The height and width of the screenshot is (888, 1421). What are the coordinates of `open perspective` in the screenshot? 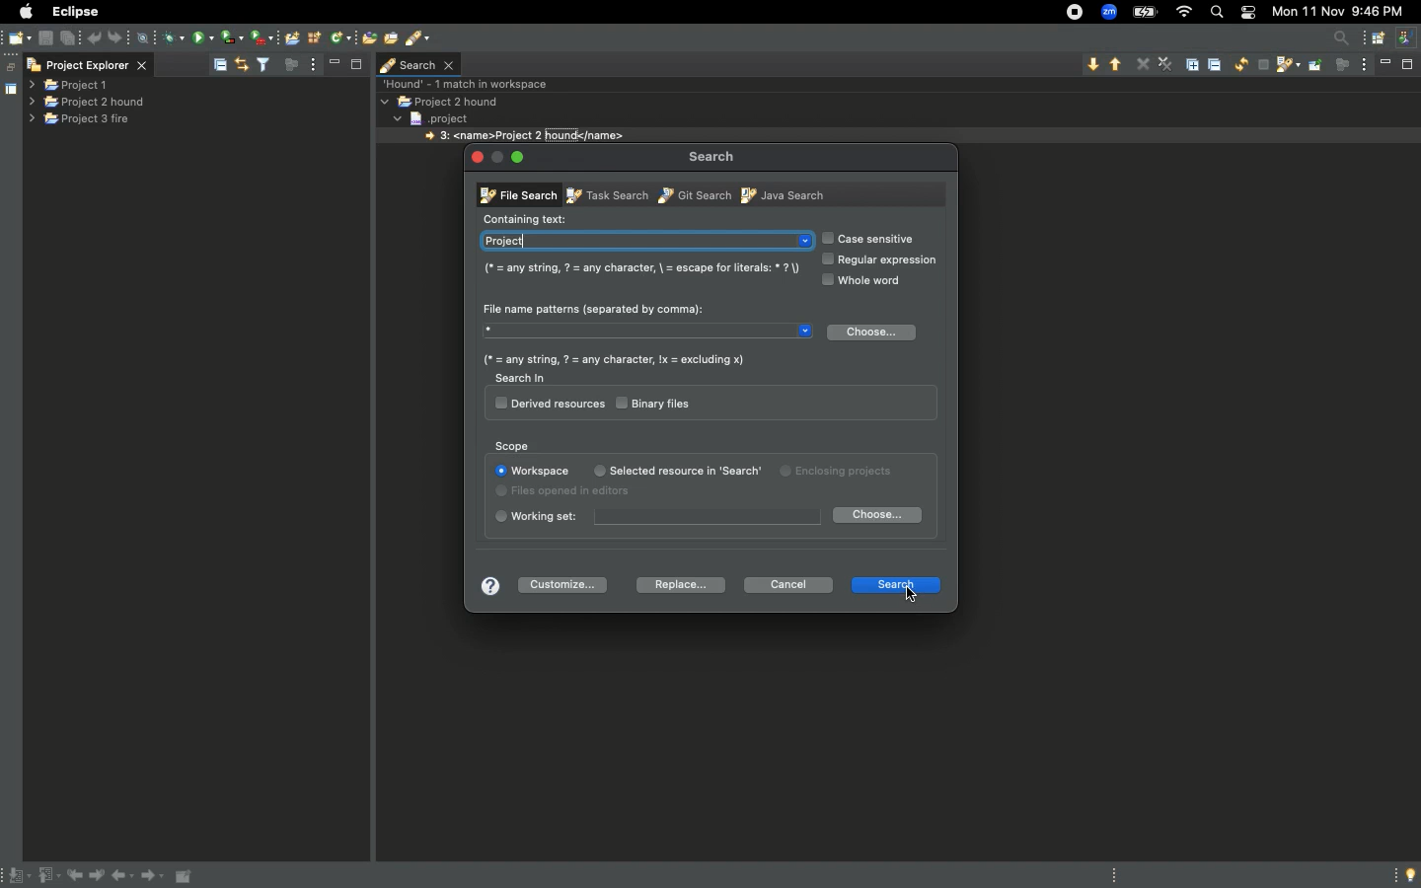 It's located at (1376, 39).